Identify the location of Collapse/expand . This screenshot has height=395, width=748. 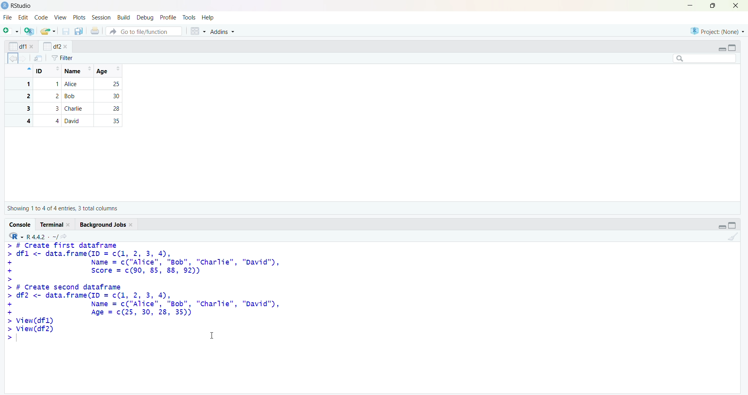
(722, 227).